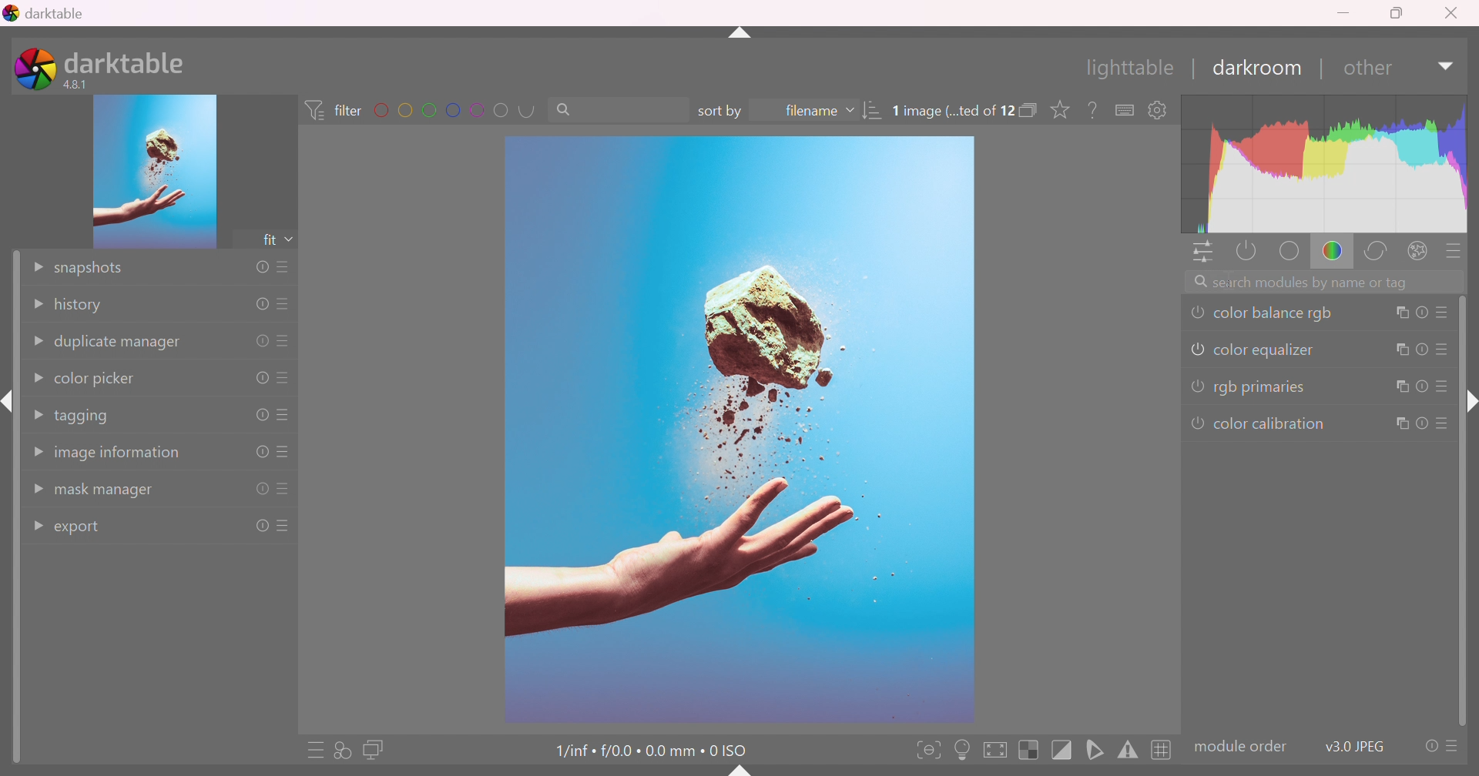 This screenshot has width=1479, height=776. Describe the element at coordinates (1420, 350) in the screenshot. I see `reset` at that location.